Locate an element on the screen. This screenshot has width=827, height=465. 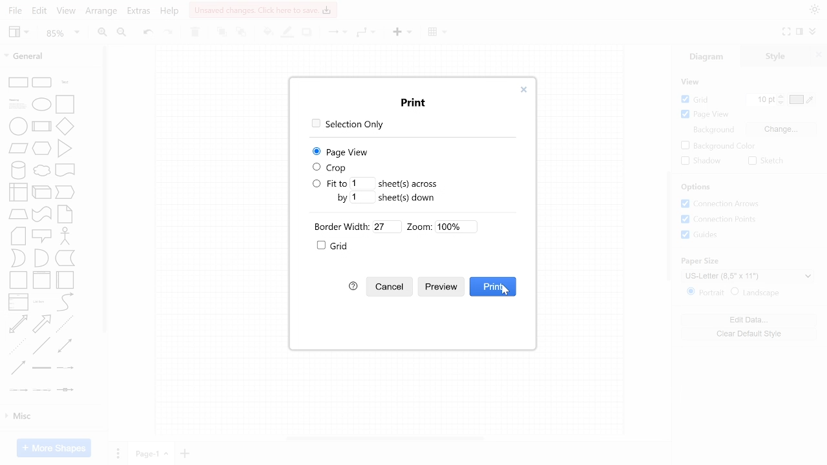
Shadow is located at coordinates (701, 161).